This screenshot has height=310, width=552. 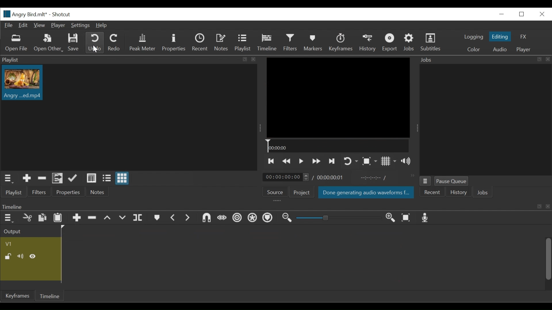 I want to click on Clip , so click(x=22, y=84).